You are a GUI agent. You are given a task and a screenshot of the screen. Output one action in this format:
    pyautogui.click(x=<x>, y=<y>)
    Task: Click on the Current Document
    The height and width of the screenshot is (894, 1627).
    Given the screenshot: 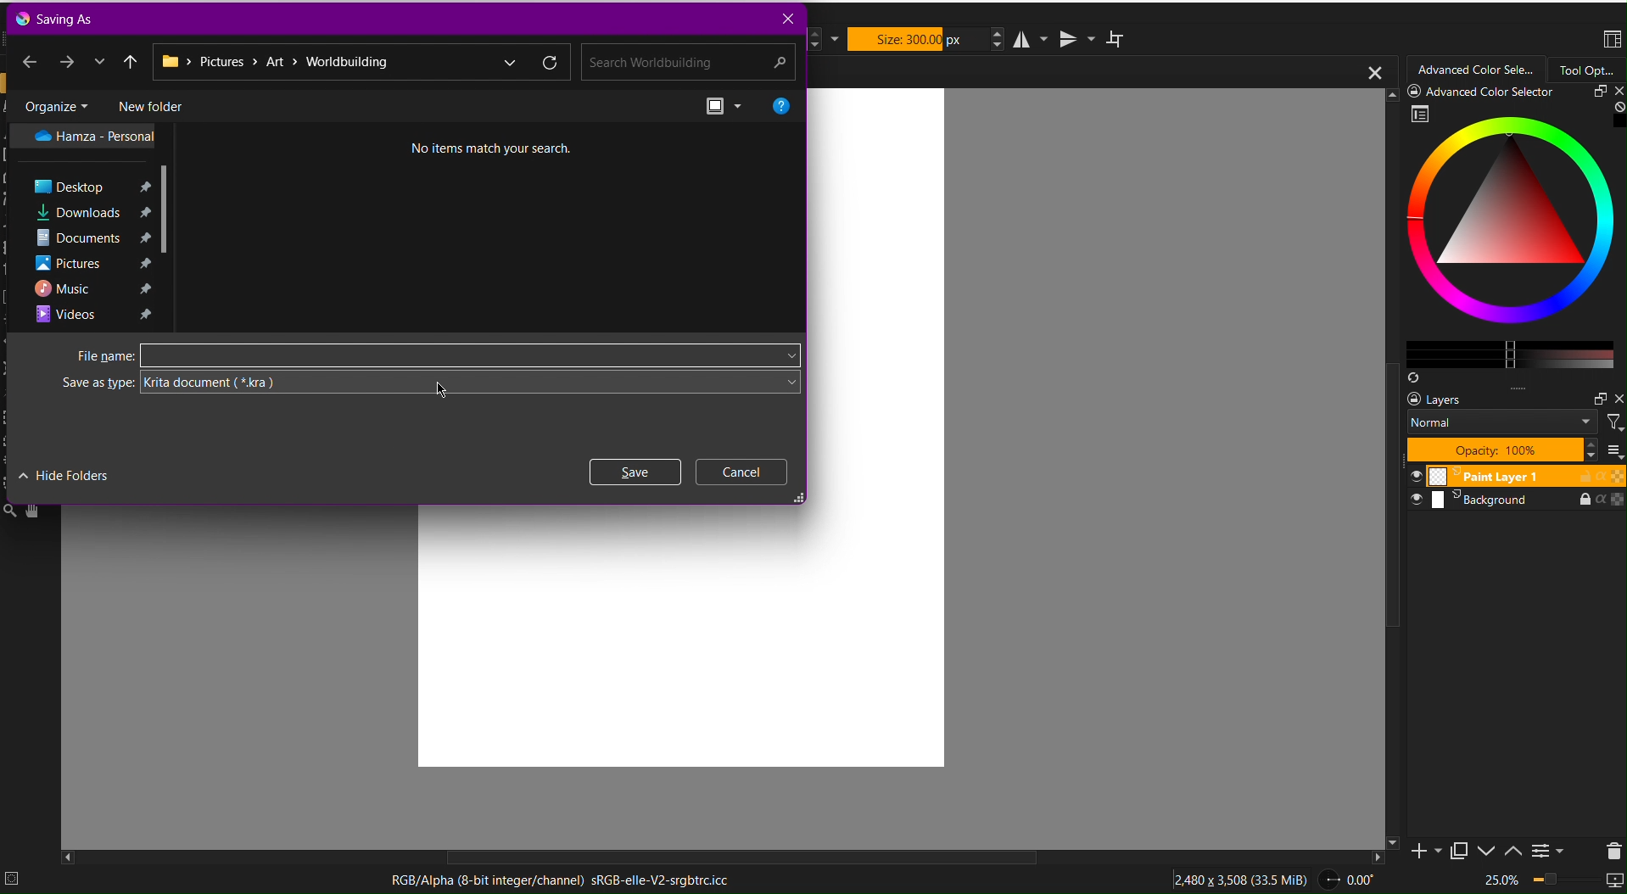 What is the action you would take?
    pyautogui.click(x=1099, y=71)
    